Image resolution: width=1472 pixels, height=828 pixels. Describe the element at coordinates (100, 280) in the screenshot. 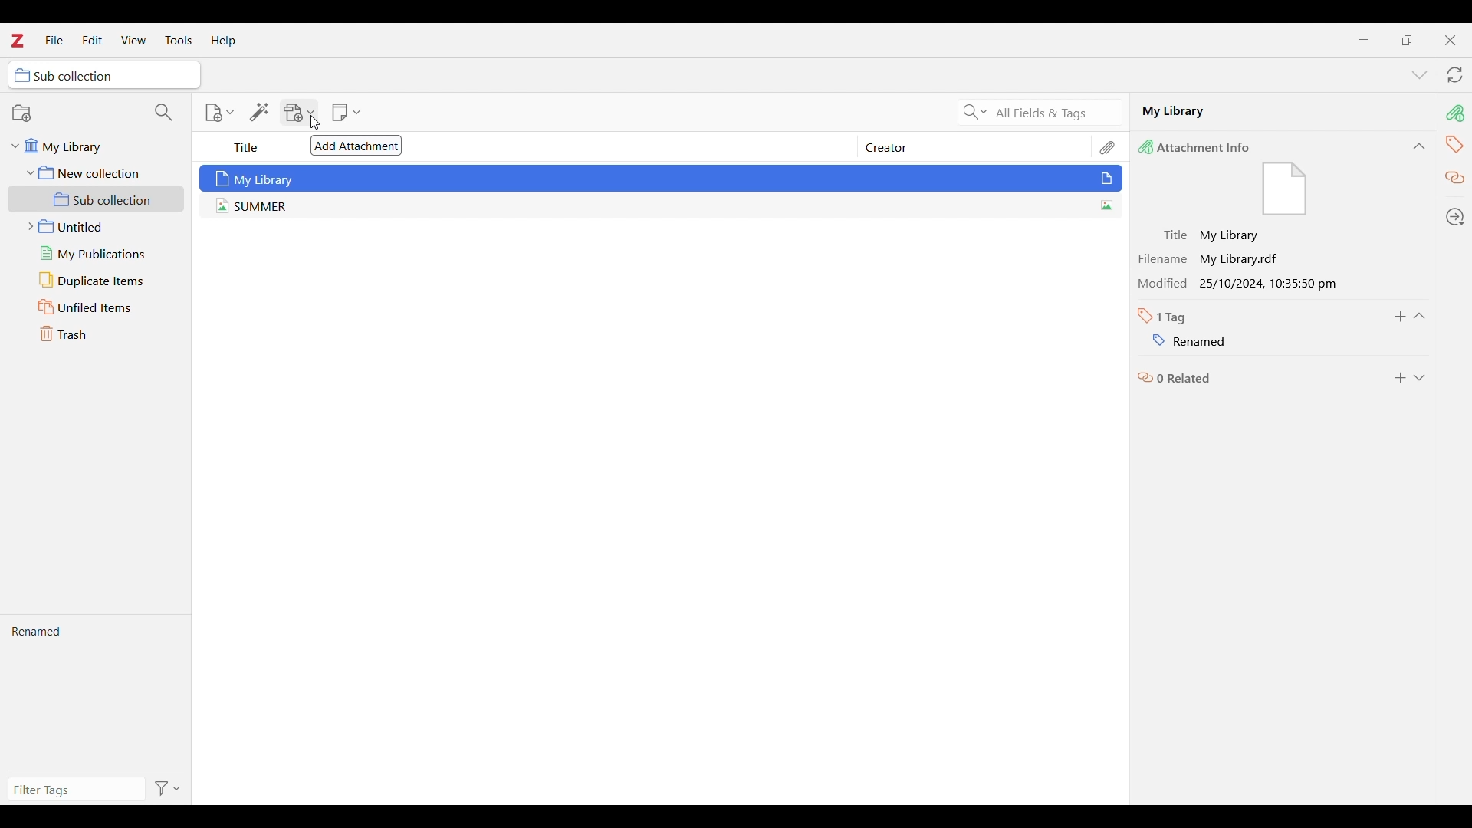

I see `Duplicate items folder` at that location.